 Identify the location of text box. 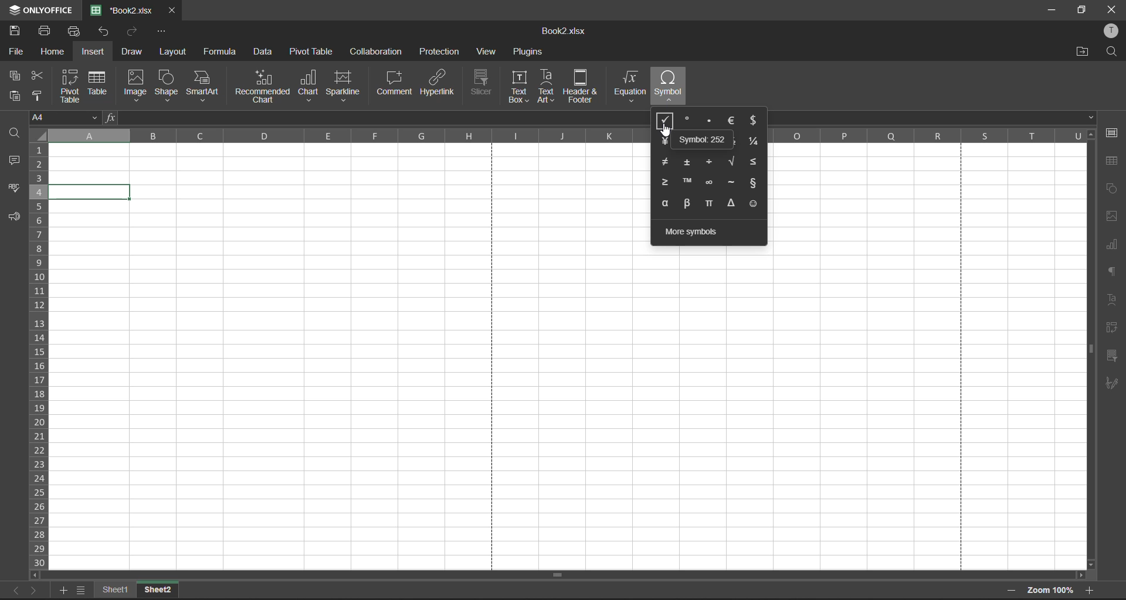
(519, 88).